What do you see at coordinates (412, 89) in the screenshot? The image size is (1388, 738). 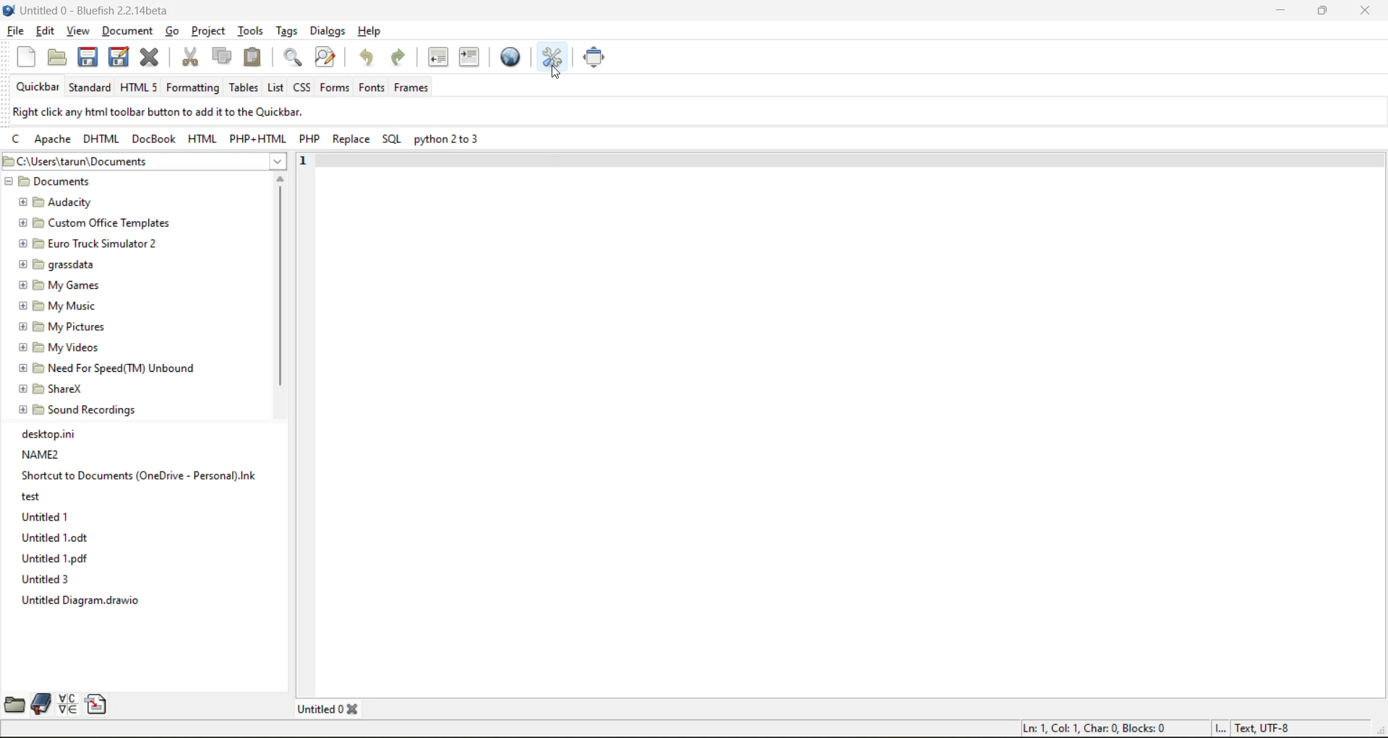 I see `frames` at bounding box center [412, 89].